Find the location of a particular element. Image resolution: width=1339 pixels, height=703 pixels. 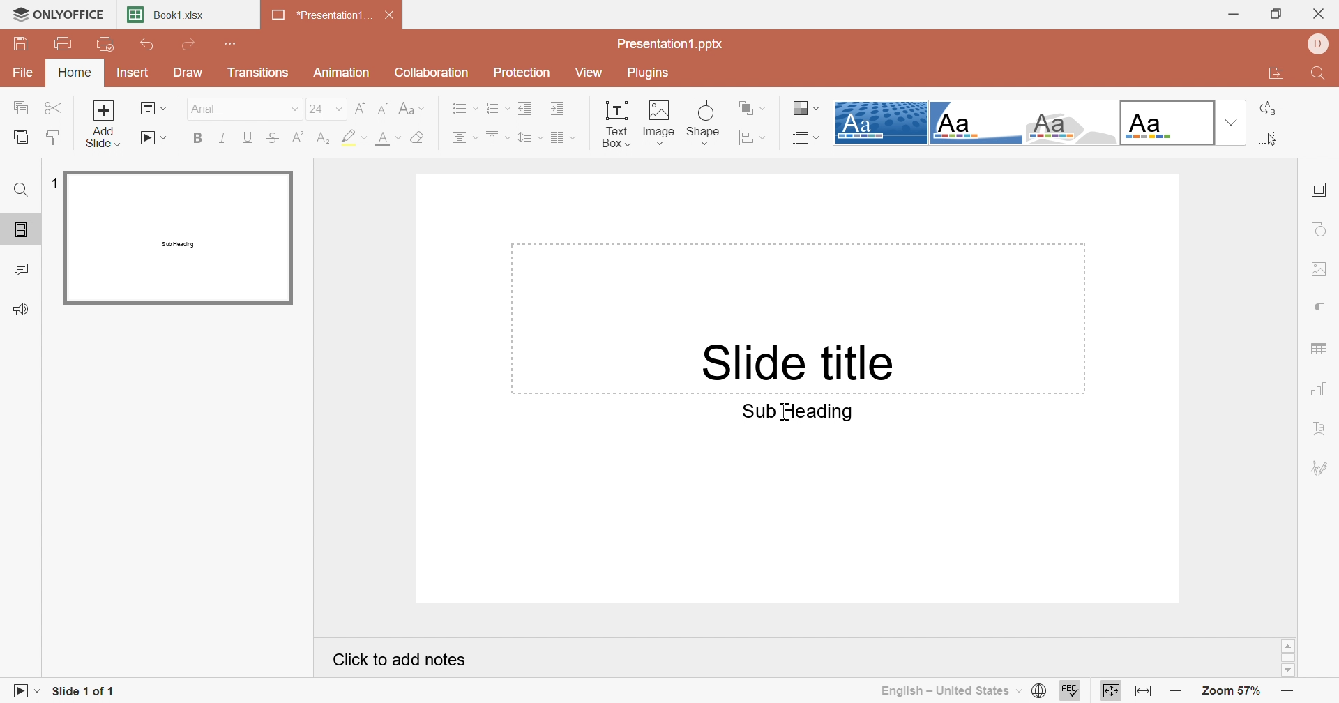

*Presentation1... is located at coordinates (321, 15).